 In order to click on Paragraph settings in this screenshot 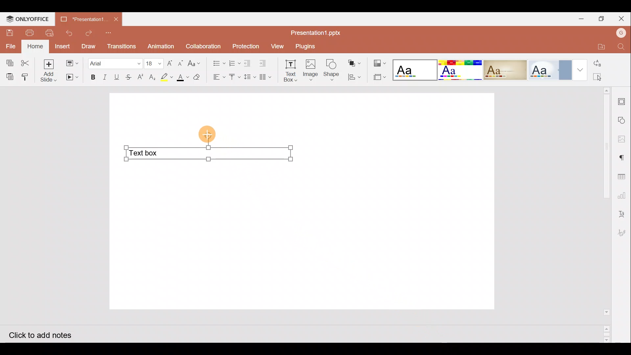, I will do `click(624, 157)`.